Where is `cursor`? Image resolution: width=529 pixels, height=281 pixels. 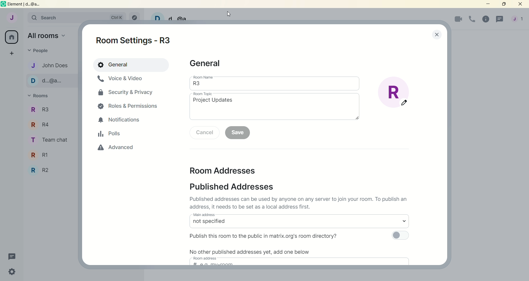
cursor is located at coordinates (229, 14).